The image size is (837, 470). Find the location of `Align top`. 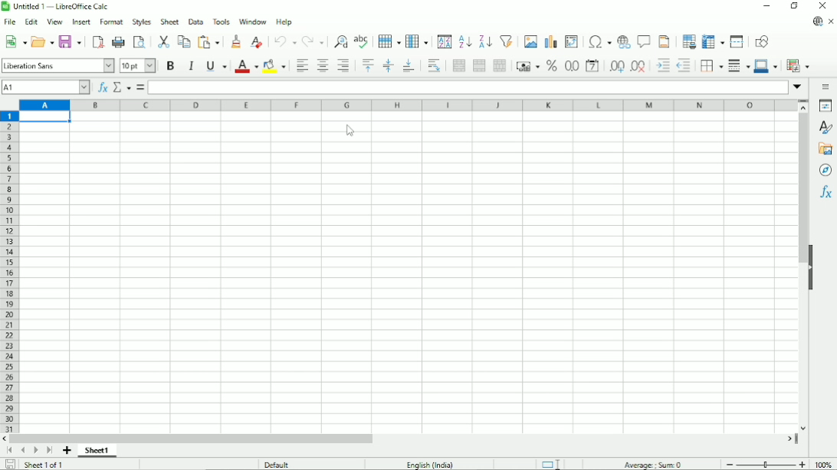

Align top is located at coordinates (368, 66).